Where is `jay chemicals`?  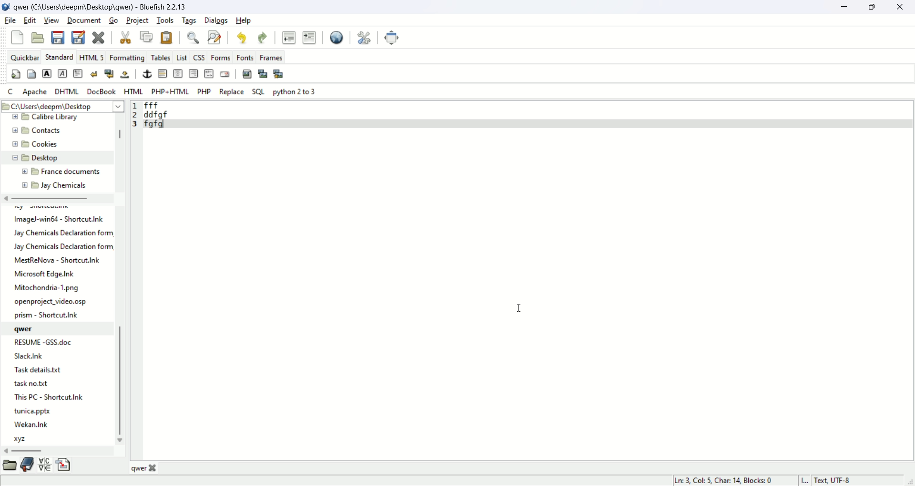
jay chemicals is located at coordinates (57, 188).